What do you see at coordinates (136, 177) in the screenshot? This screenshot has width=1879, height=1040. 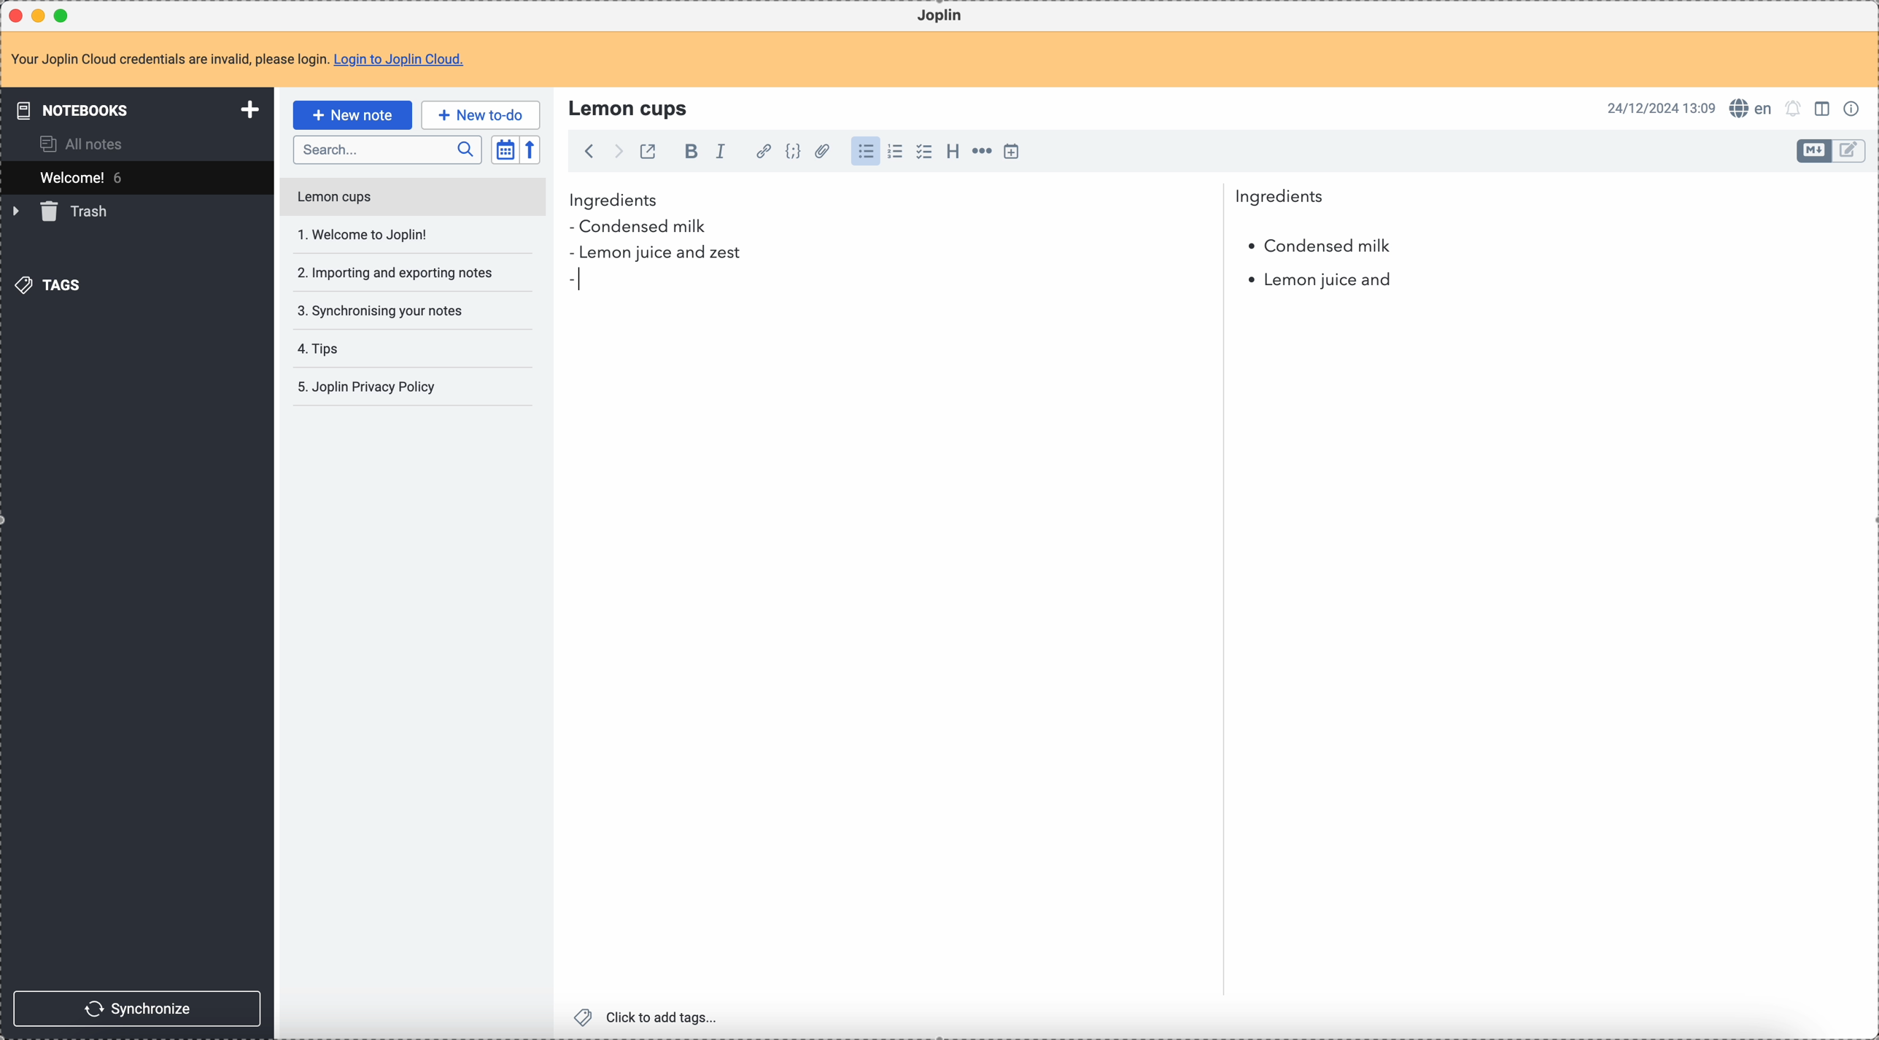 I see `welcome` at bounding box center [136, 177].